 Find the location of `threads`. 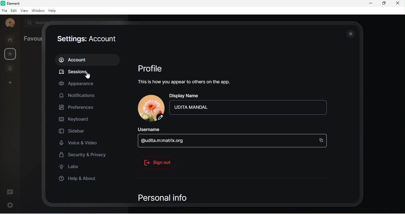

threads is located at coordinates (10, 192).